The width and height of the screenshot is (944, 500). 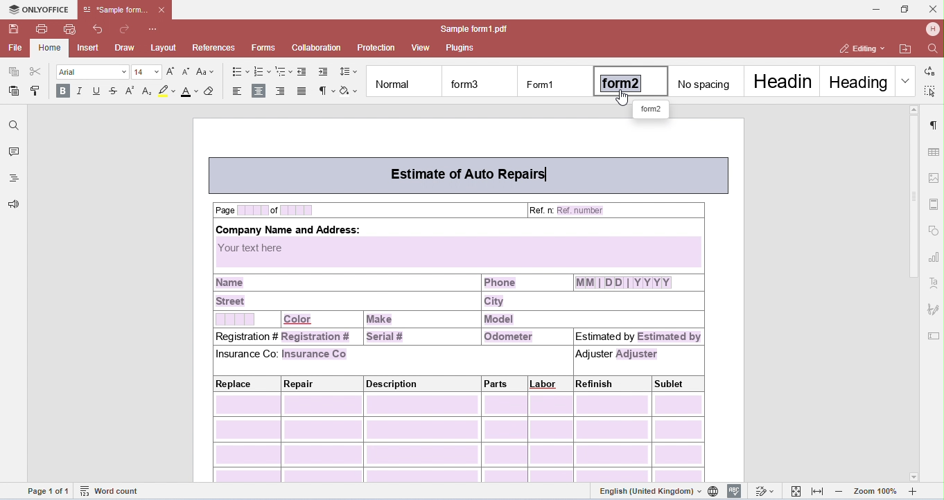 I want to click on header and footer, so click(x=934, y=204).